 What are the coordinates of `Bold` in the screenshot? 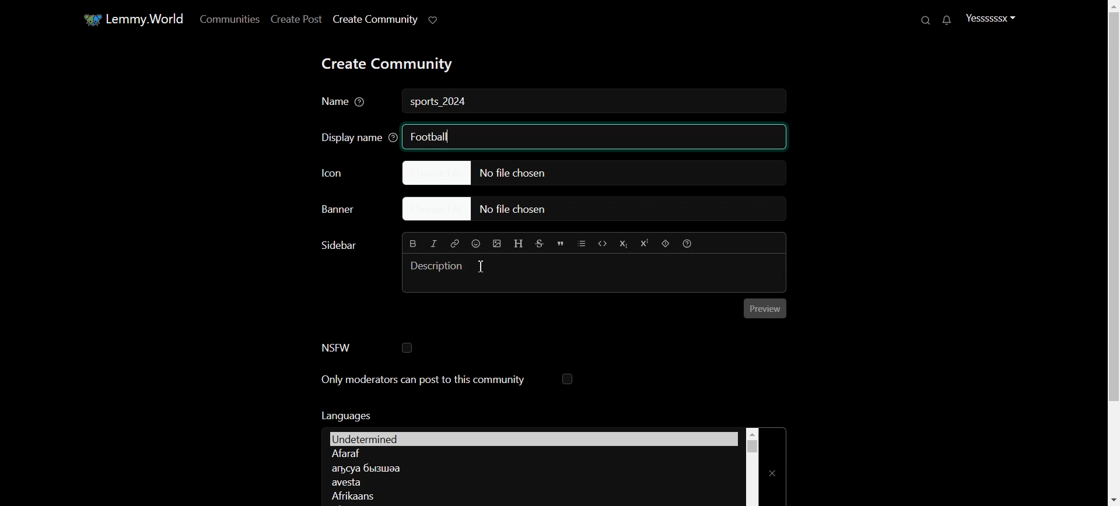 It's located at (414, 243).